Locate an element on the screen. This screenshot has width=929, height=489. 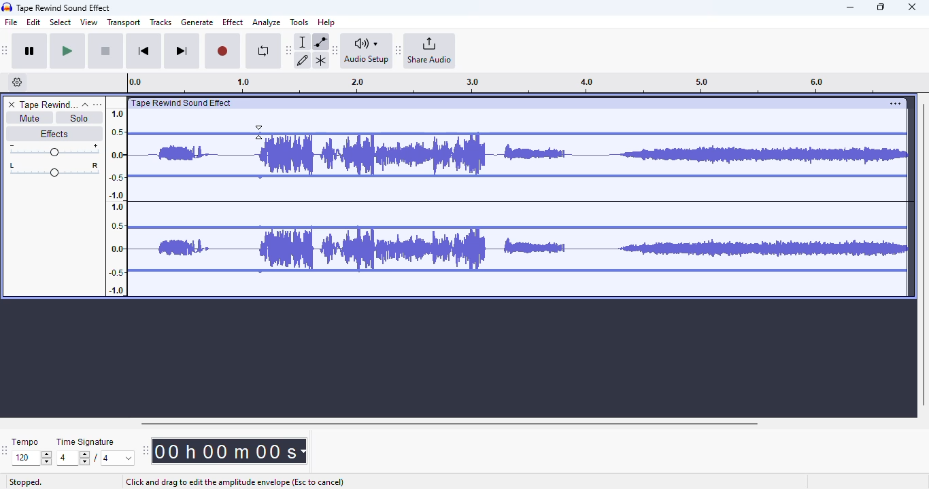
Move audacity tools toolbar is located at coordinates (289, 50).